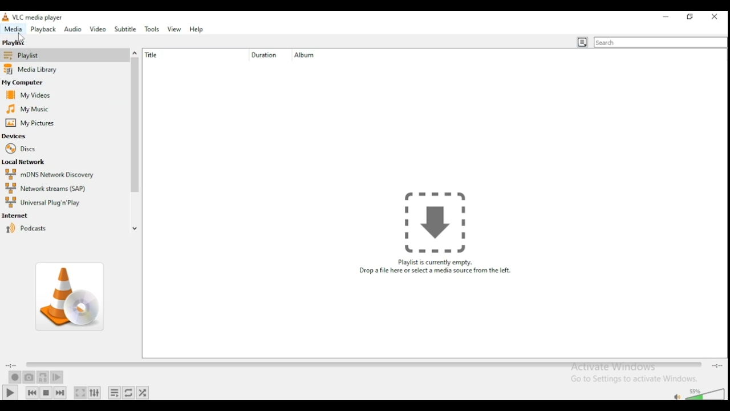 Image resolution: width=730 pixels, height=411 pixels. What do you see at coordinates (716, 363) in the screenshot?
I see `total/remaining time` at bounding box center [716, 363].